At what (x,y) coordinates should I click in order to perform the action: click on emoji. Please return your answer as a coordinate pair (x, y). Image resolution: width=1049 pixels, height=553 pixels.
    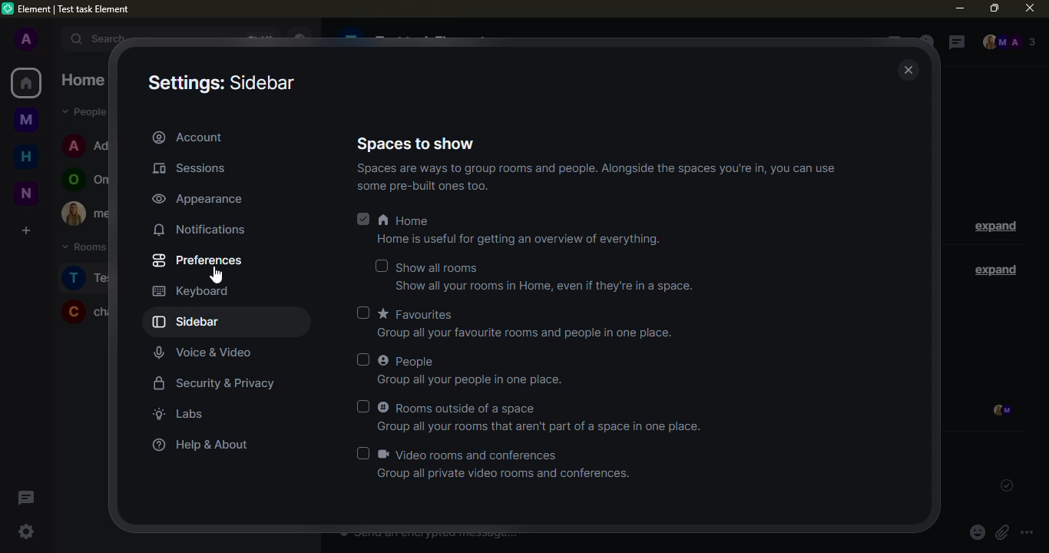
    Looking at the image, I should click on (977, 533).